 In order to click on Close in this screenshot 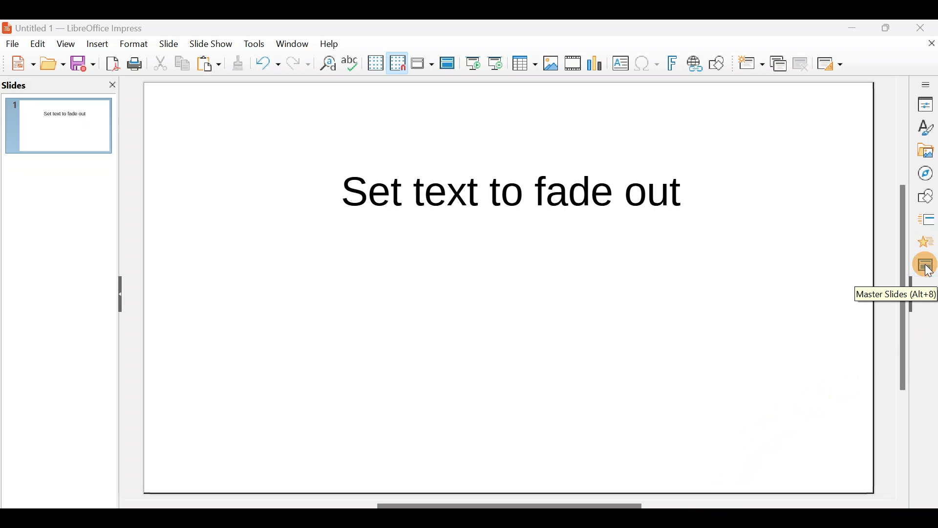, I will do `click(924, 26)`.